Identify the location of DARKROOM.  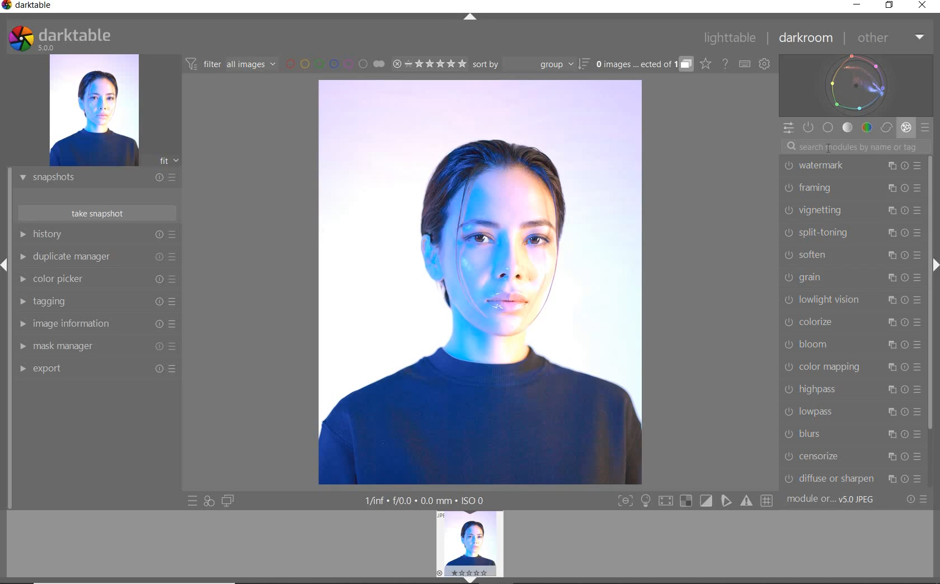
(806, 39).